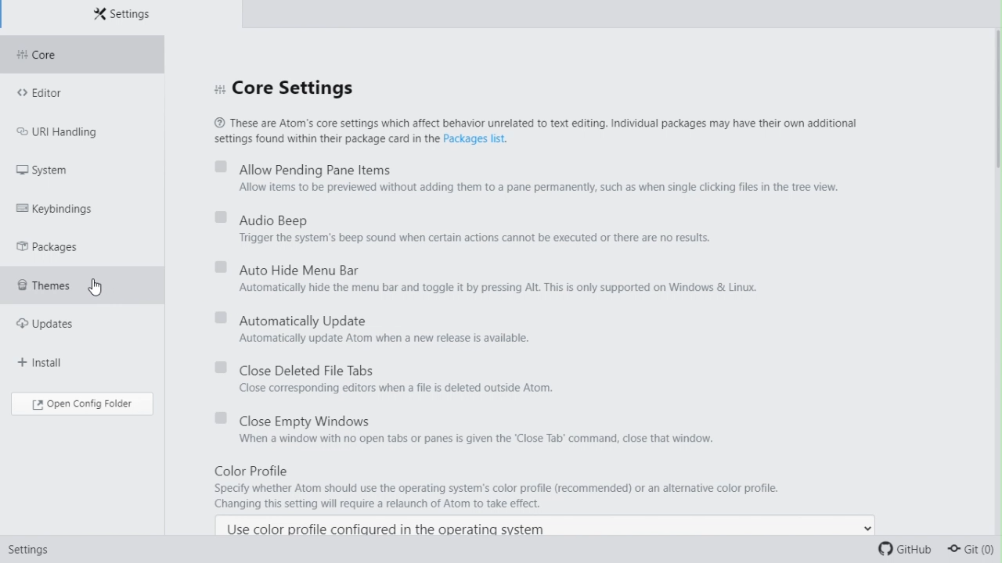  What do you see at coordinates (903, 548) in the screenshot?
I see `github` at bounding box center [903, 548].